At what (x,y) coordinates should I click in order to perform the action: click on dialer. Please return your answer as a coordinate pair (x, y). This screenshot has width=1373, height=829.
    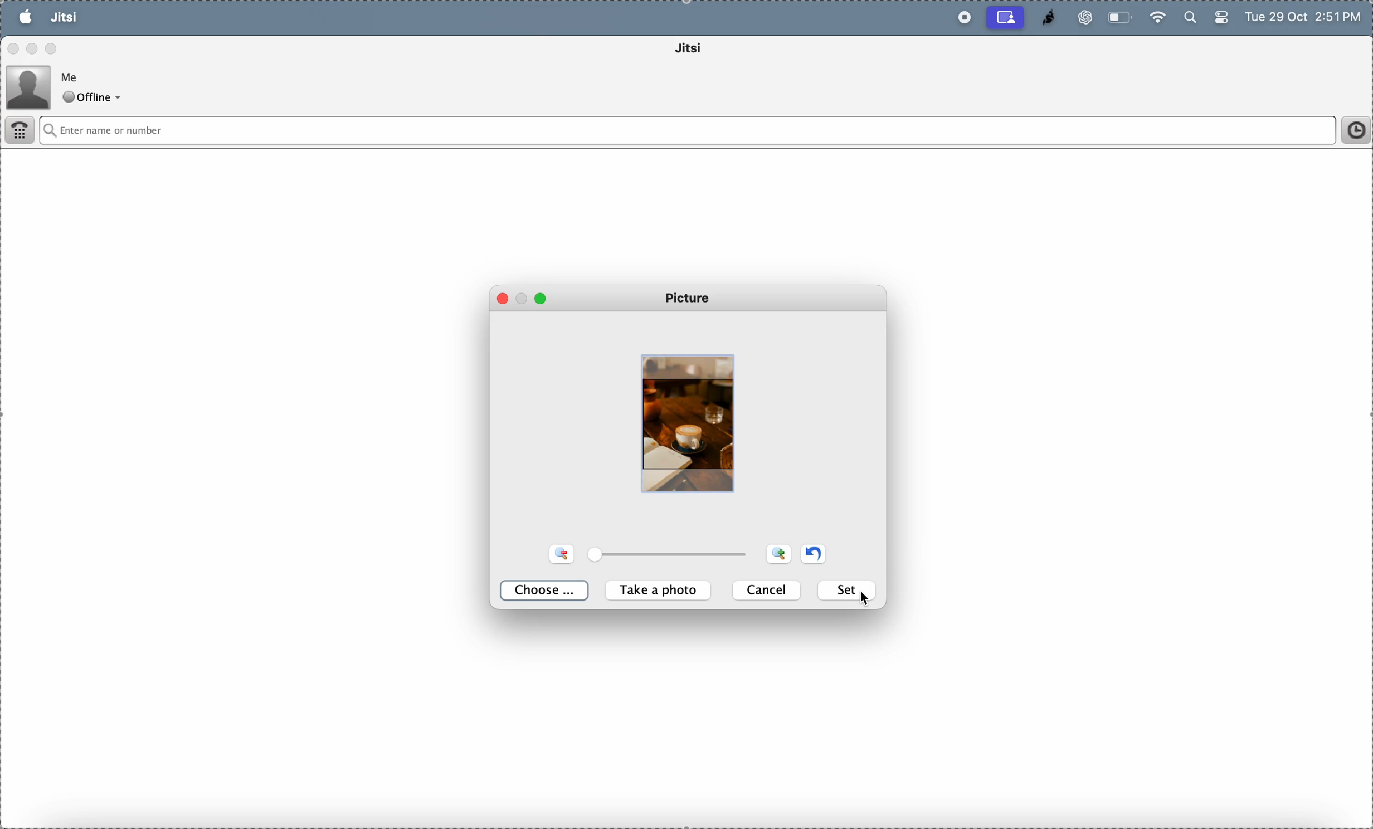
    Looking at the image, I should click on (21, 132).